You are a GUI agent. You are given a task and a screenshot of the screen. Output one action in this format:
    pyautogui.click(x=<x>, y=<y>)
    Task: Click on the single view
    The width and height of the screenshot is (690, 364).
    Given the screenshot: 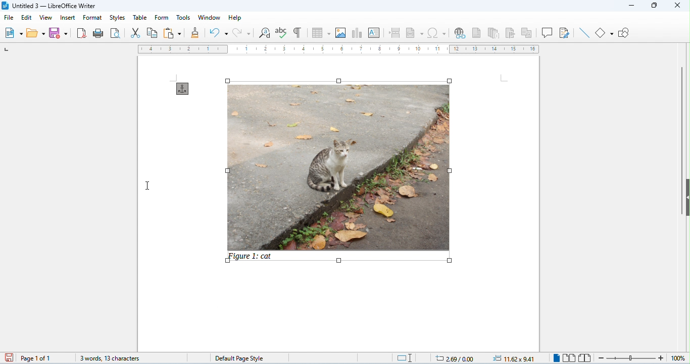 What is the action you would take?
    pyautogui.click(x=555, y=358)
    